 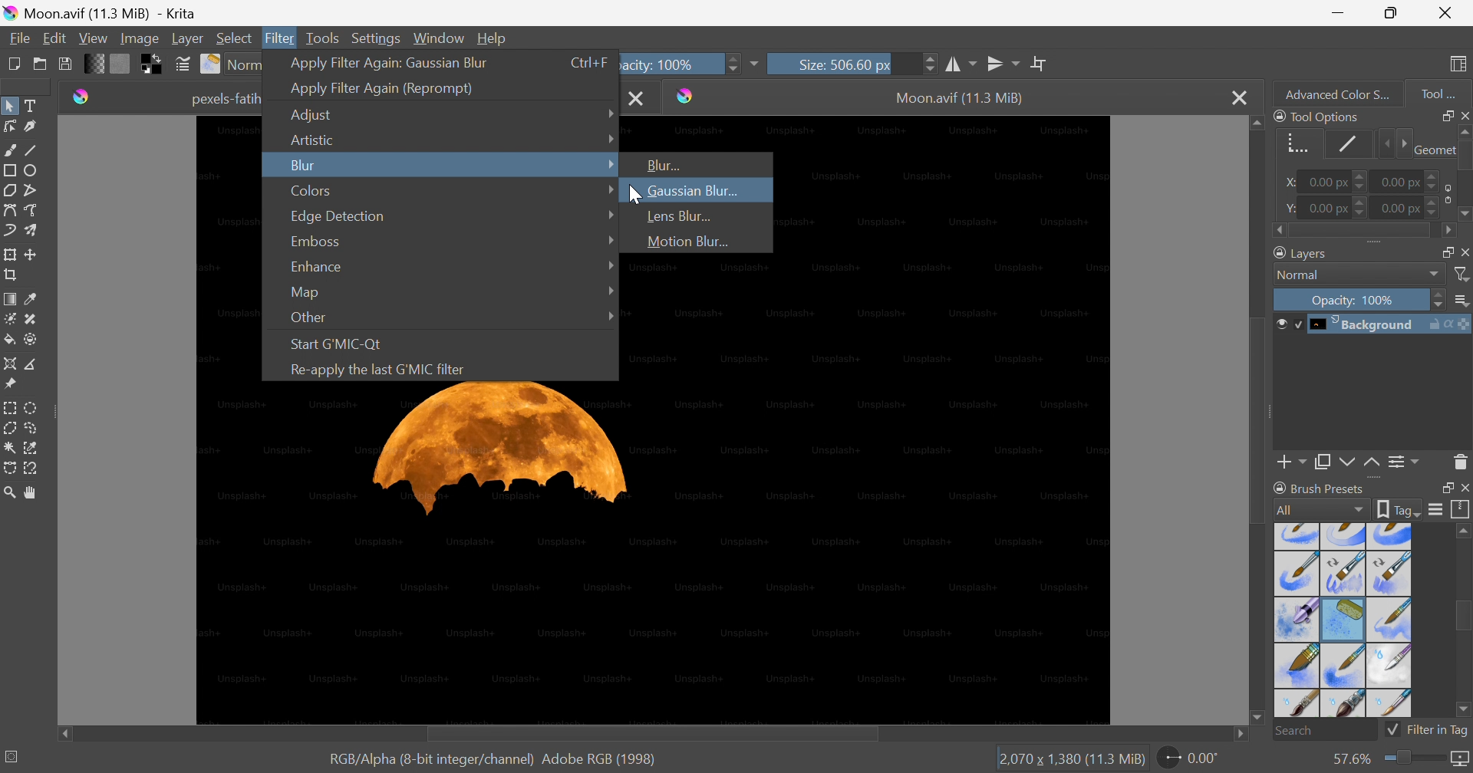 I want to click on Restore down, so click(x=1442, y=115).